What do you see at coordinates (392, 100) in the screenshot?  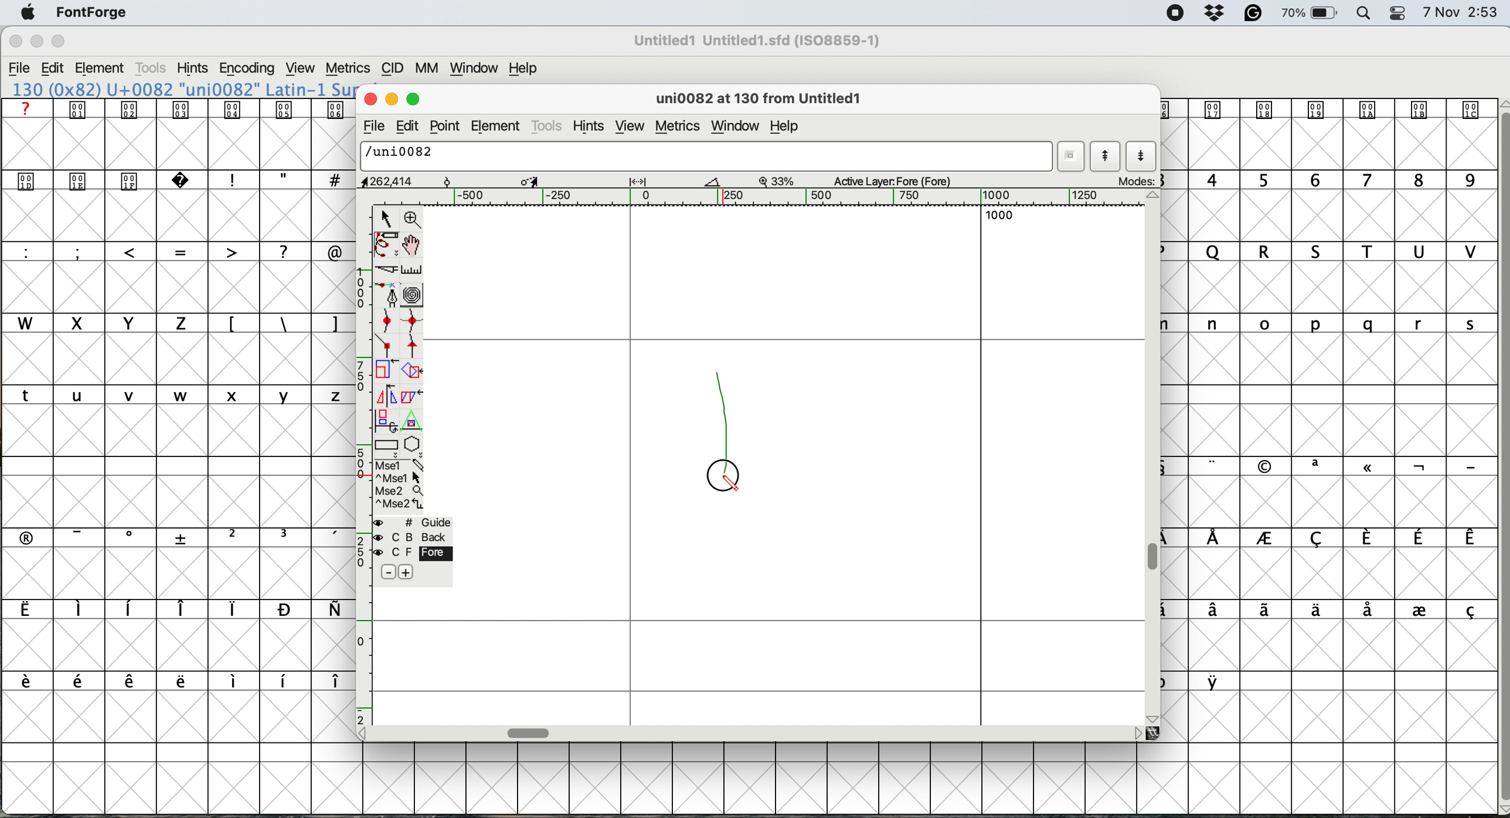 I see `minimise` at bounding box center [392, 100].